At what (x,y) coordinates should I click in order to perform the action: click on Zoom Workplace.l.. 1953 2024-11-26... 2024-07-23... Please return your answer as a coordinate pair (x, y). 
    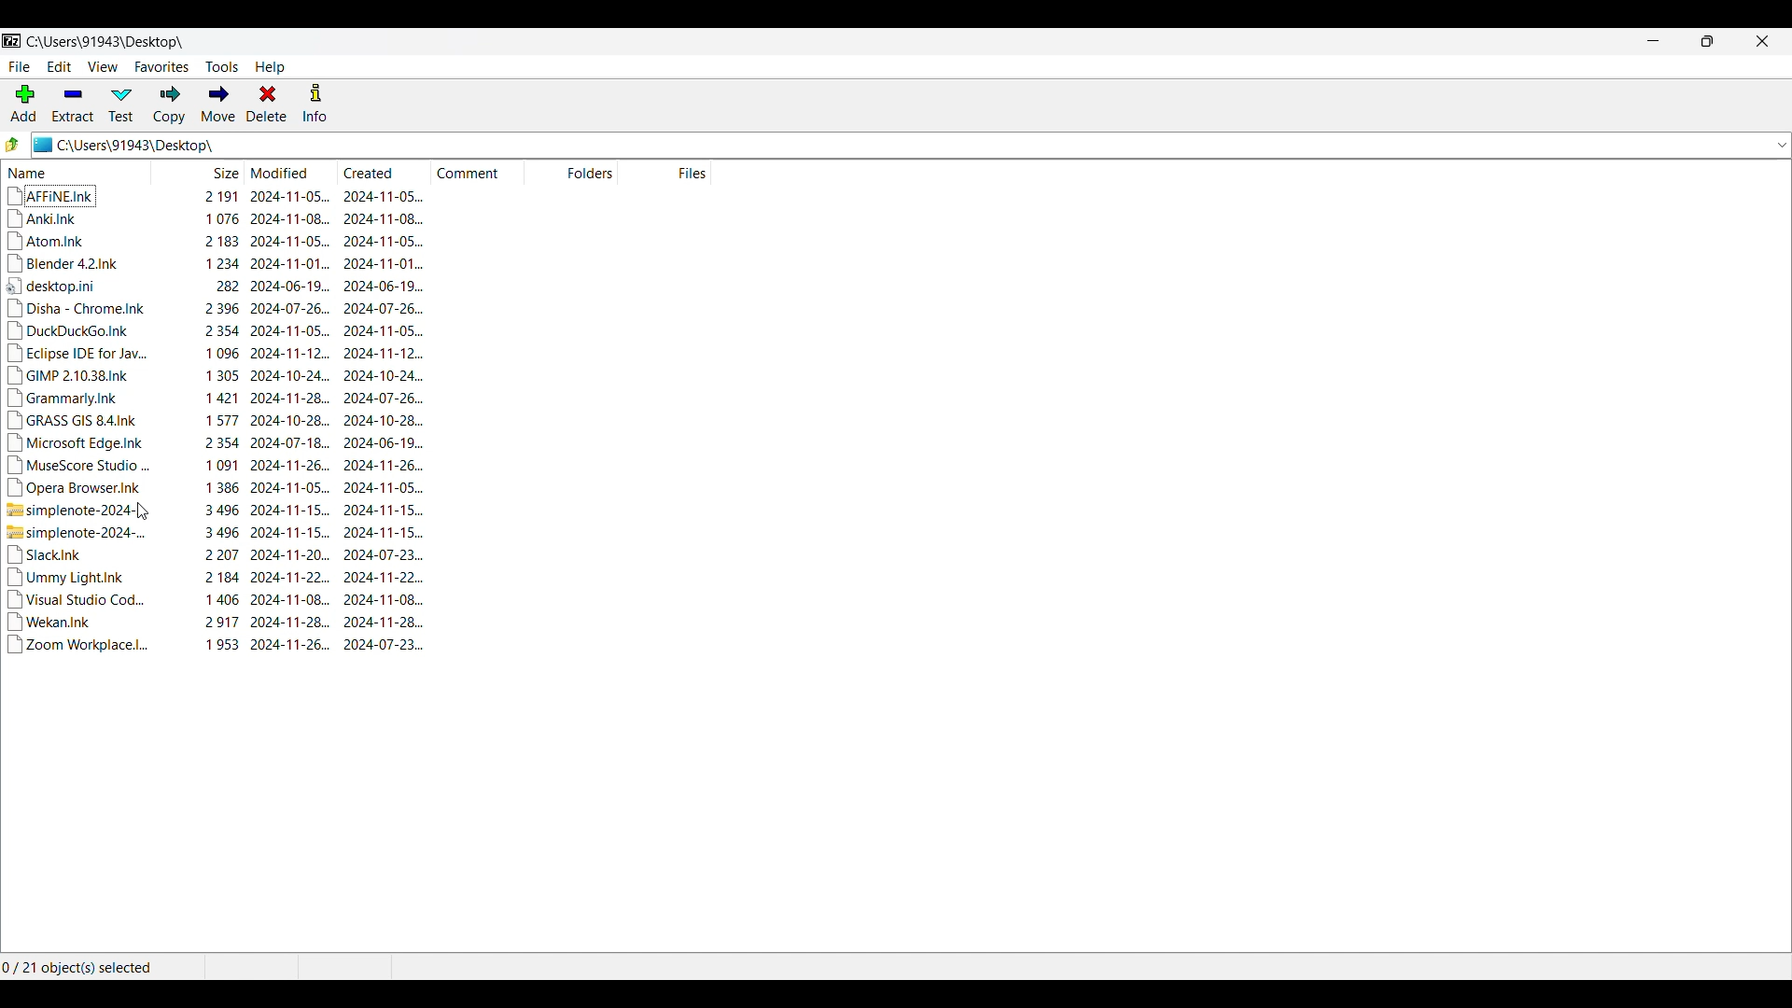
    Looking at the image, I should click on (222, 651).